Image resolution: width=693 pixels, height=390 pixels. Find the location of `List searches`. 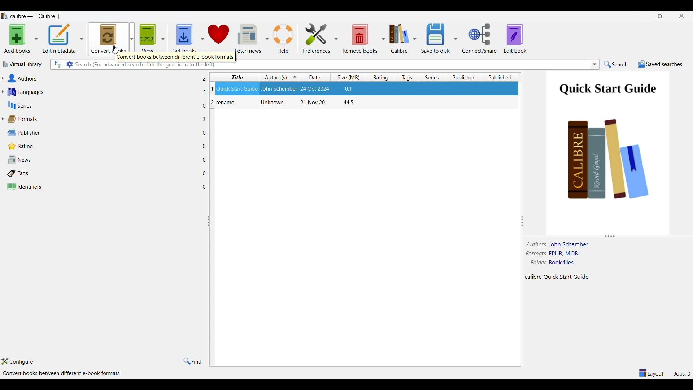

List searches is located at coordinates (595, 64).